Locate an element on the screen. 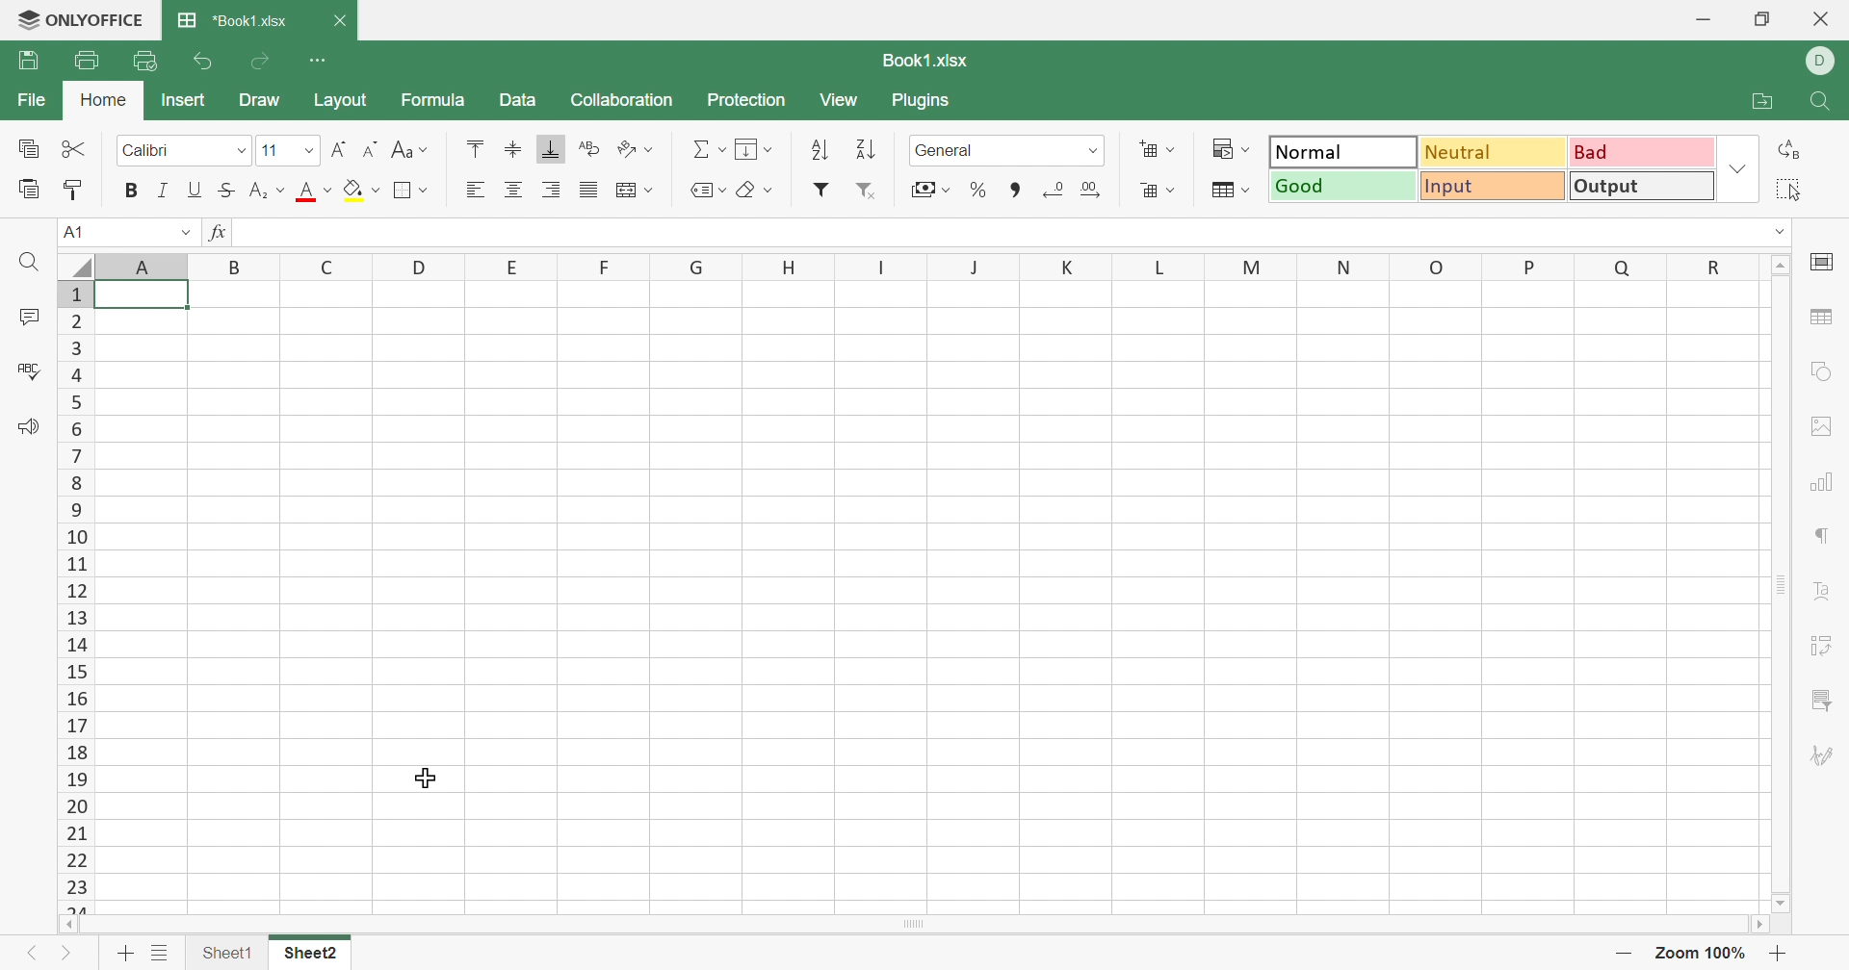  O is located at coordinates (1435, 266).